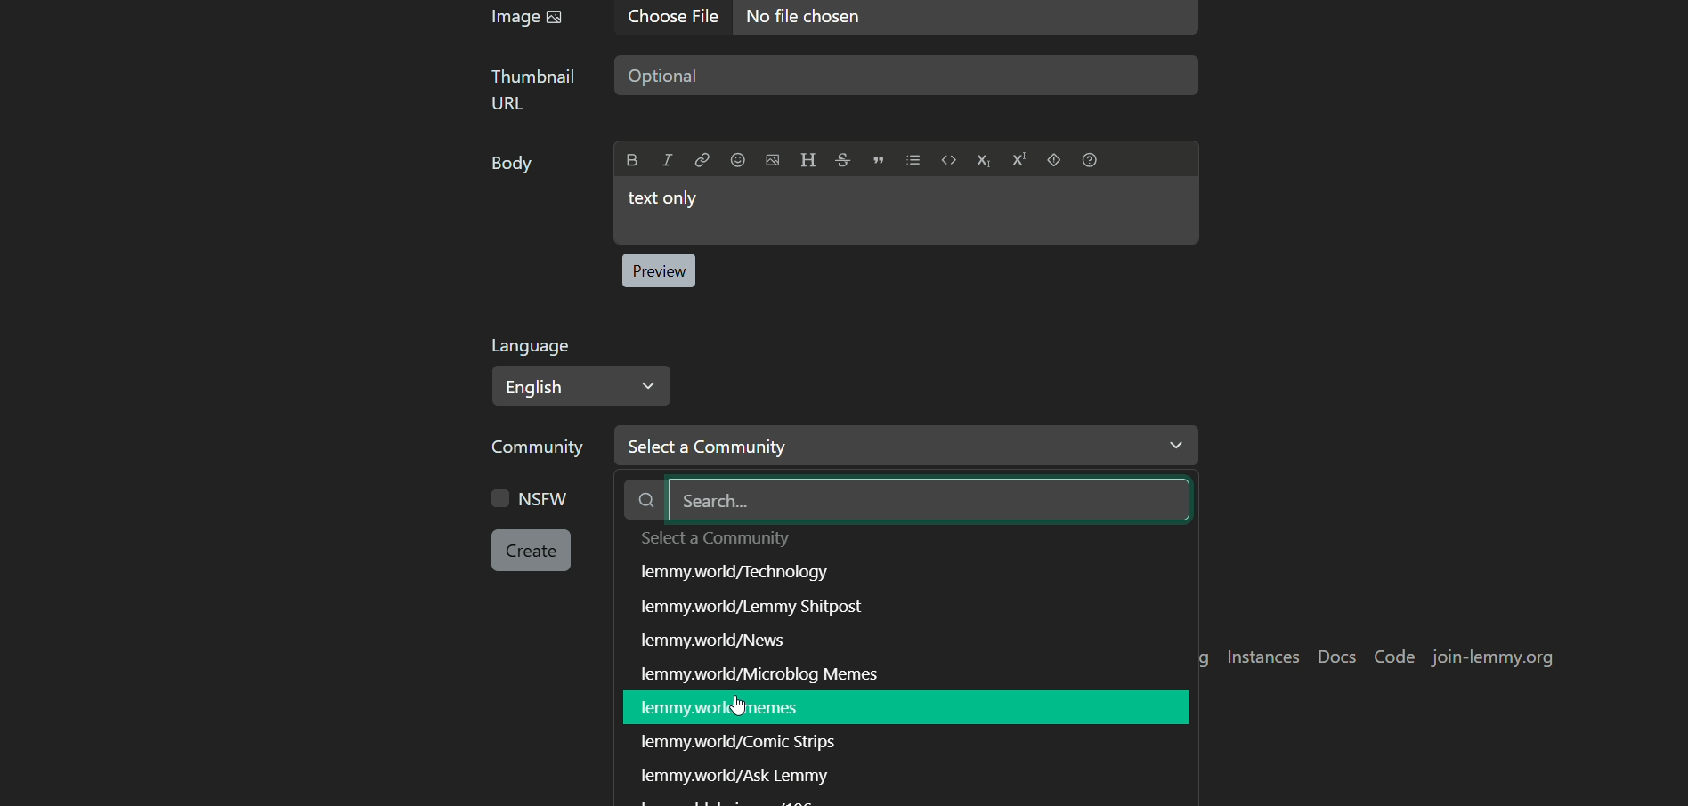 This screenshot has width=1688, height=806. I want to click on Body, so click(517, 163).